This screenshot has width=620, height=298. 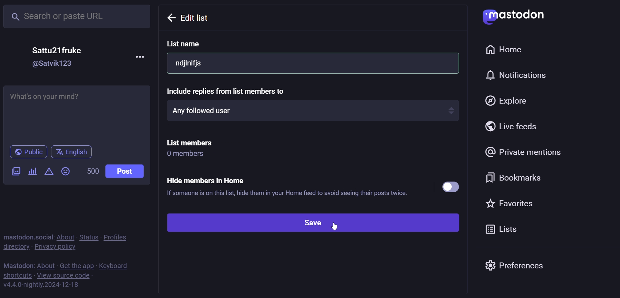 What do you see at coordinates (15, 246) in the screenshot?
I see `directory` at bounding box center [15, 246].